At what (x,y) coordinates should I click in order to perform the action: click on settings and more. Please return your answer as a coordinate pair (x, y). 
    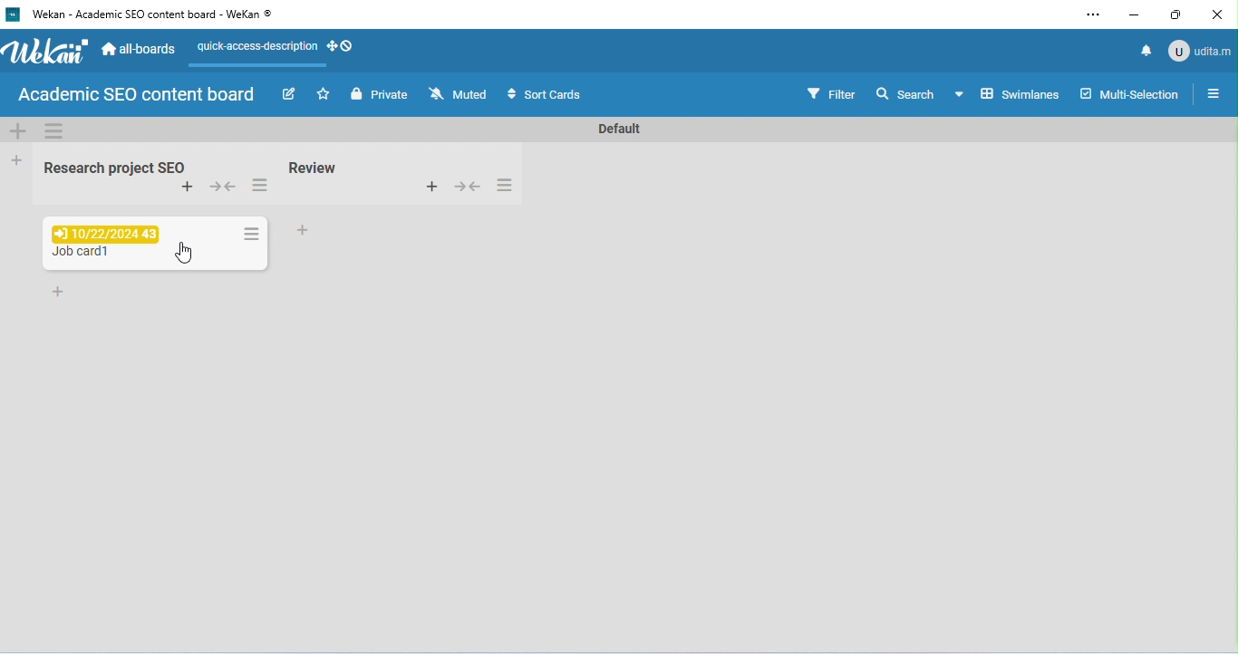
    Looking at the image, I should click on (1092, 15).